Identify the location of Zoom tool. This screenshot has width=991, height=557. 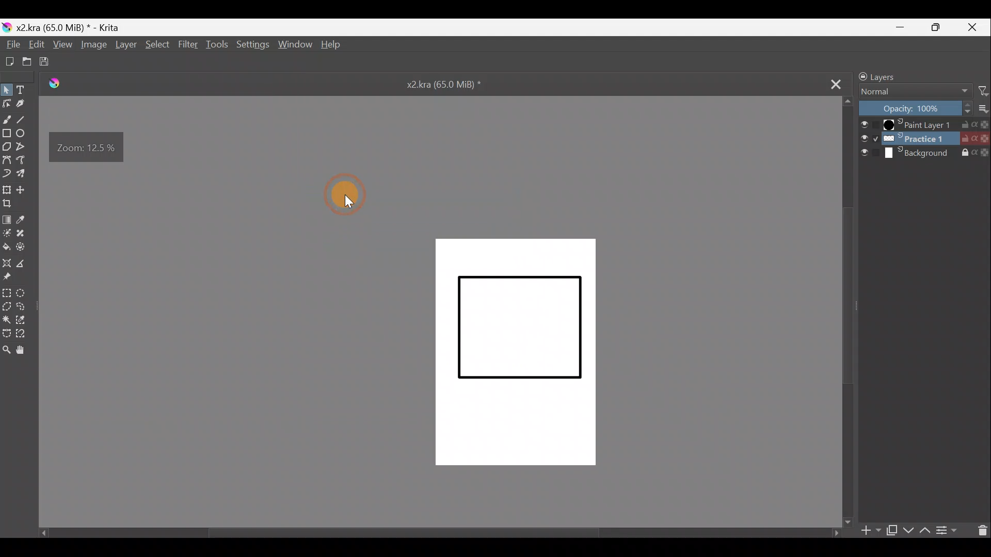
(6, 351).